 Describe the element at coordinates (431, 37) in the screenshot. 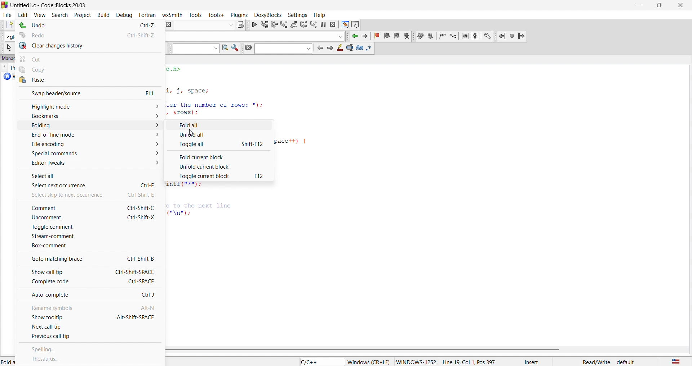

I see `extract` at that location.